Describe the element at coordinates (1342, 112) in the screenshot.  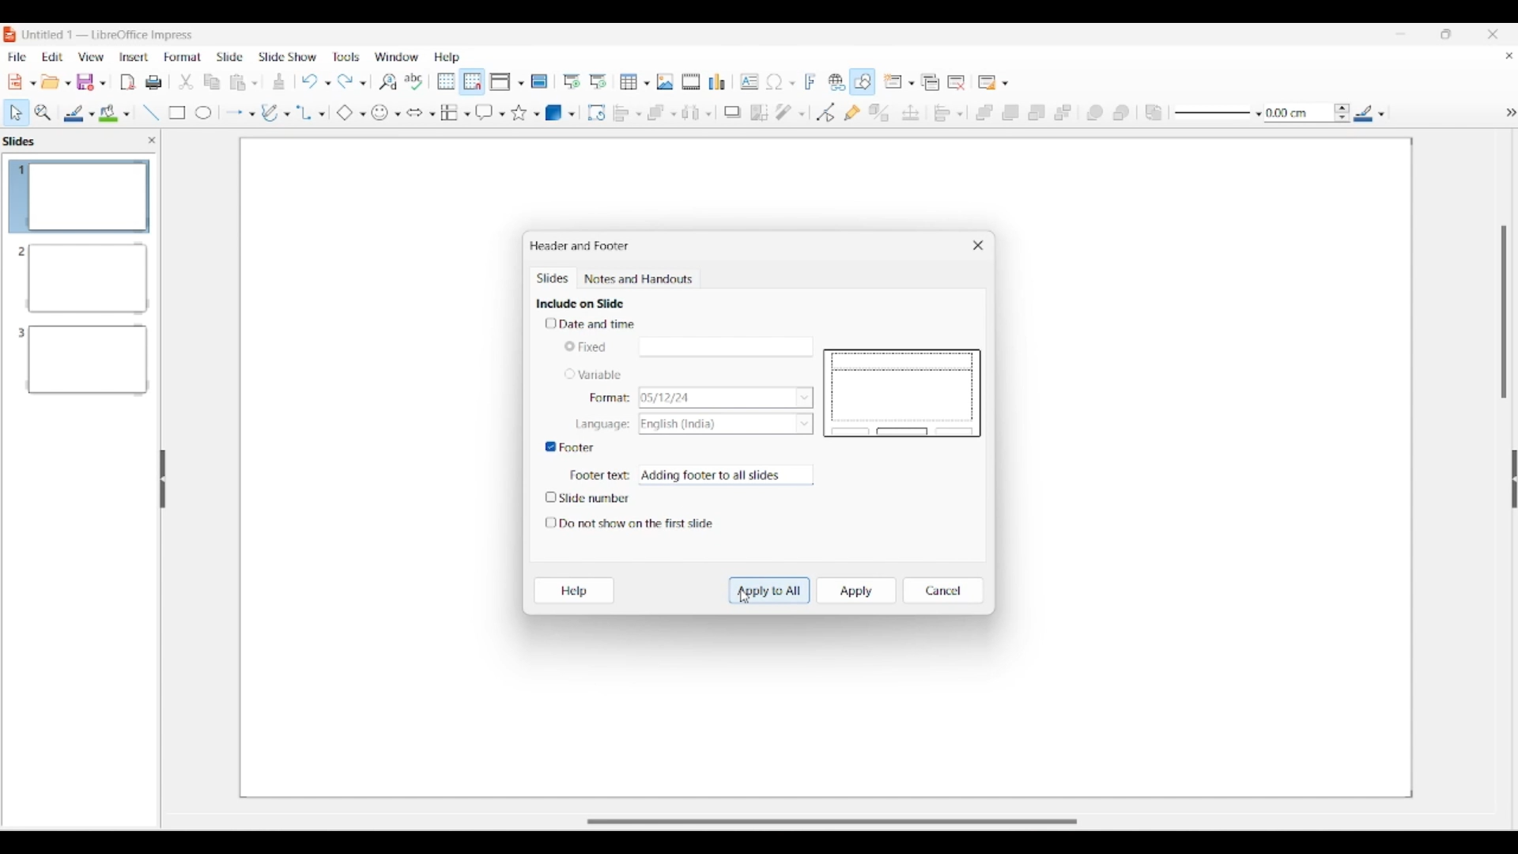
I see `Increase/Decrease line thickness` at that location.